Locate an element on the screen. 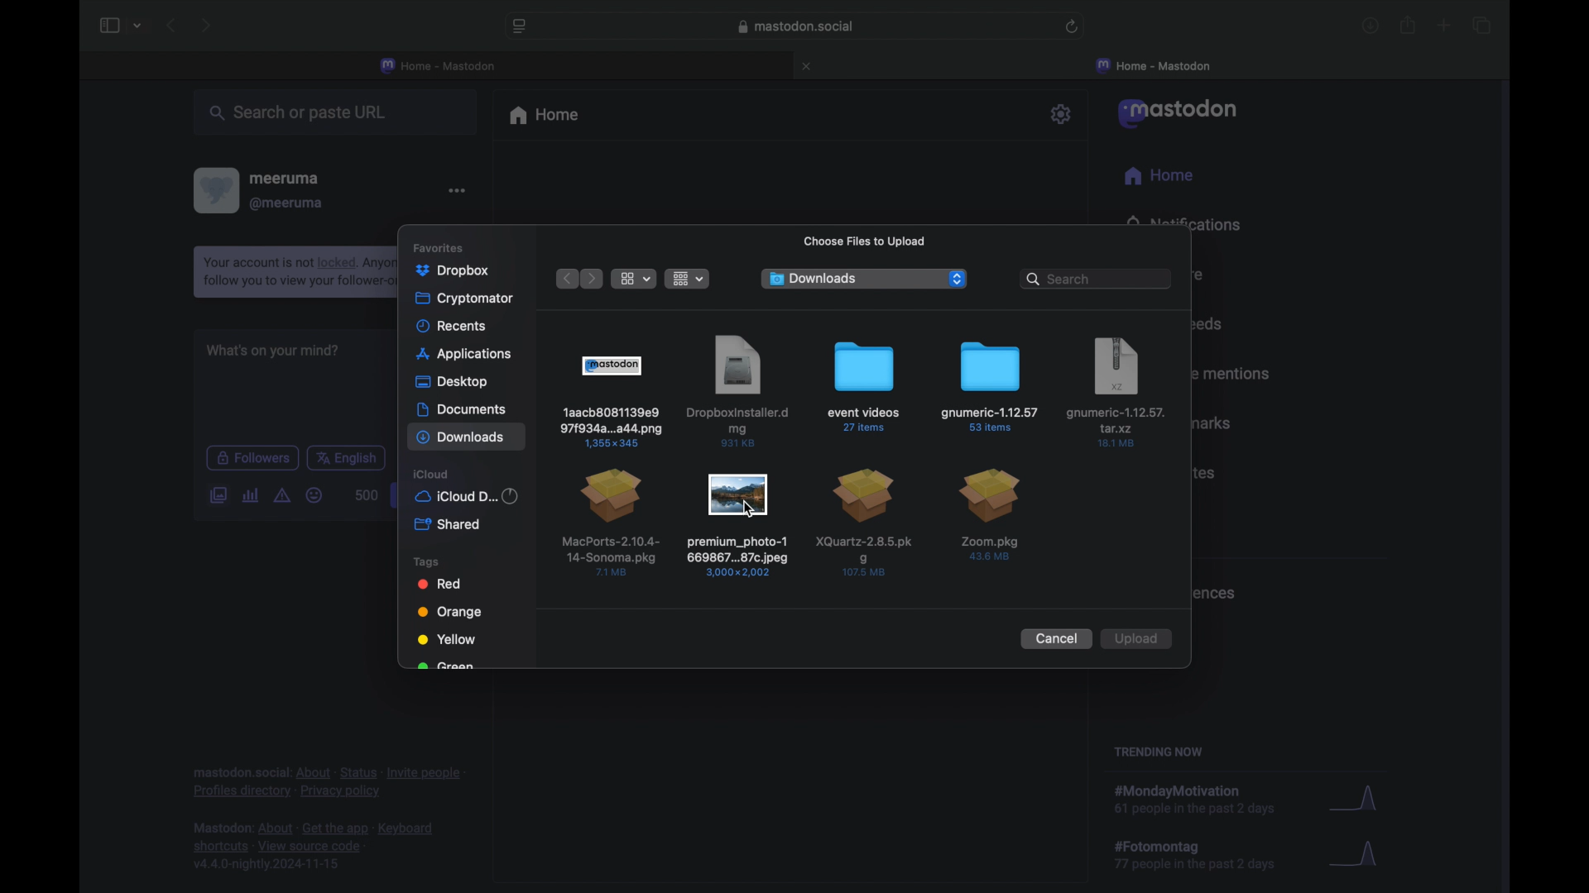 The width and height of the screenshot is (1589, 893). profile picture is located at coordinates (215, 189).